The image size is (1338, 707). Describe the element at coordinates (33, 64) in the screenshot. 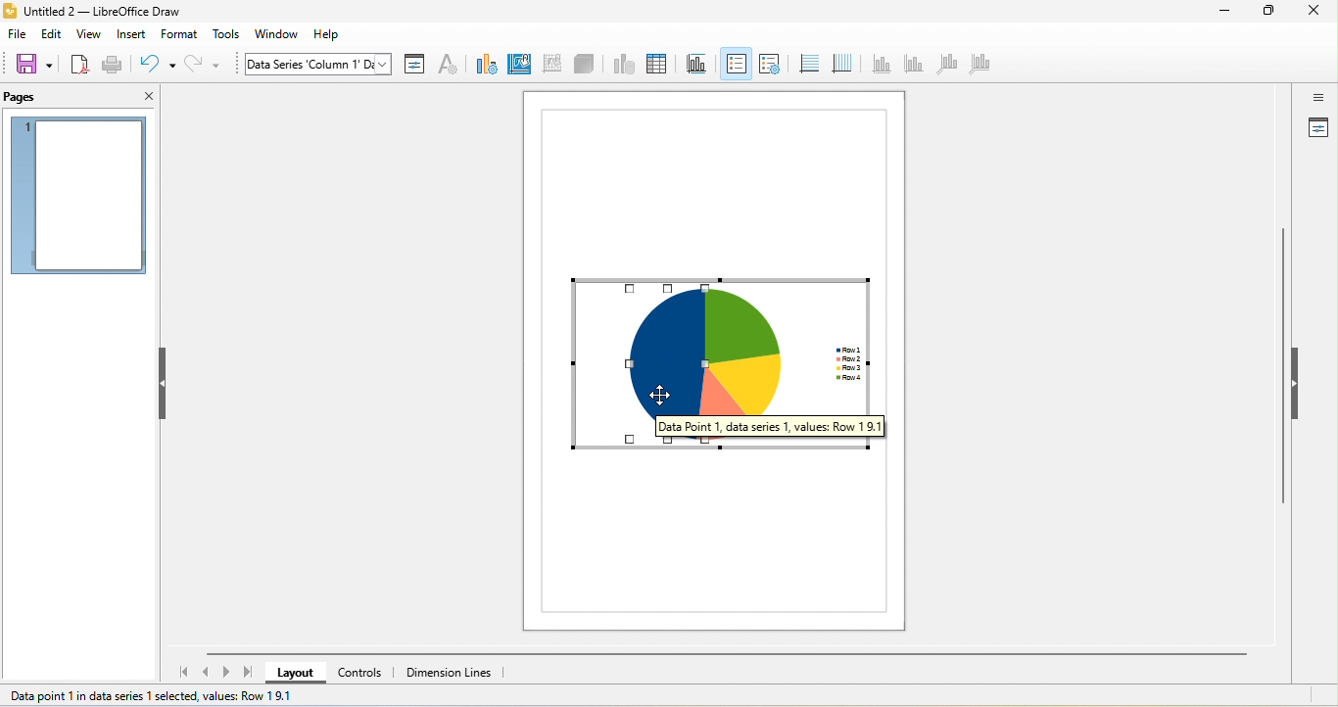

I see `save` at that location.